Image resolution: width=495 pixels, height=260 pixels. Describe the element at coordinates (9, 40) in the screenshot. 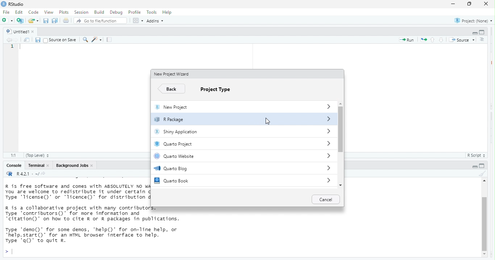

I see `go back to the previous source location` at that location.